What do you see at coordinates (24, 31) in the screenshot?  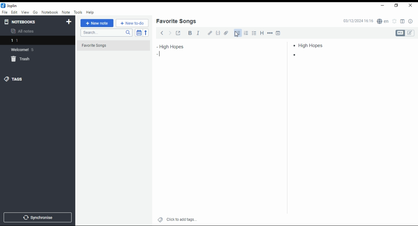 I see `all notes` at bounding box center [24, 31].